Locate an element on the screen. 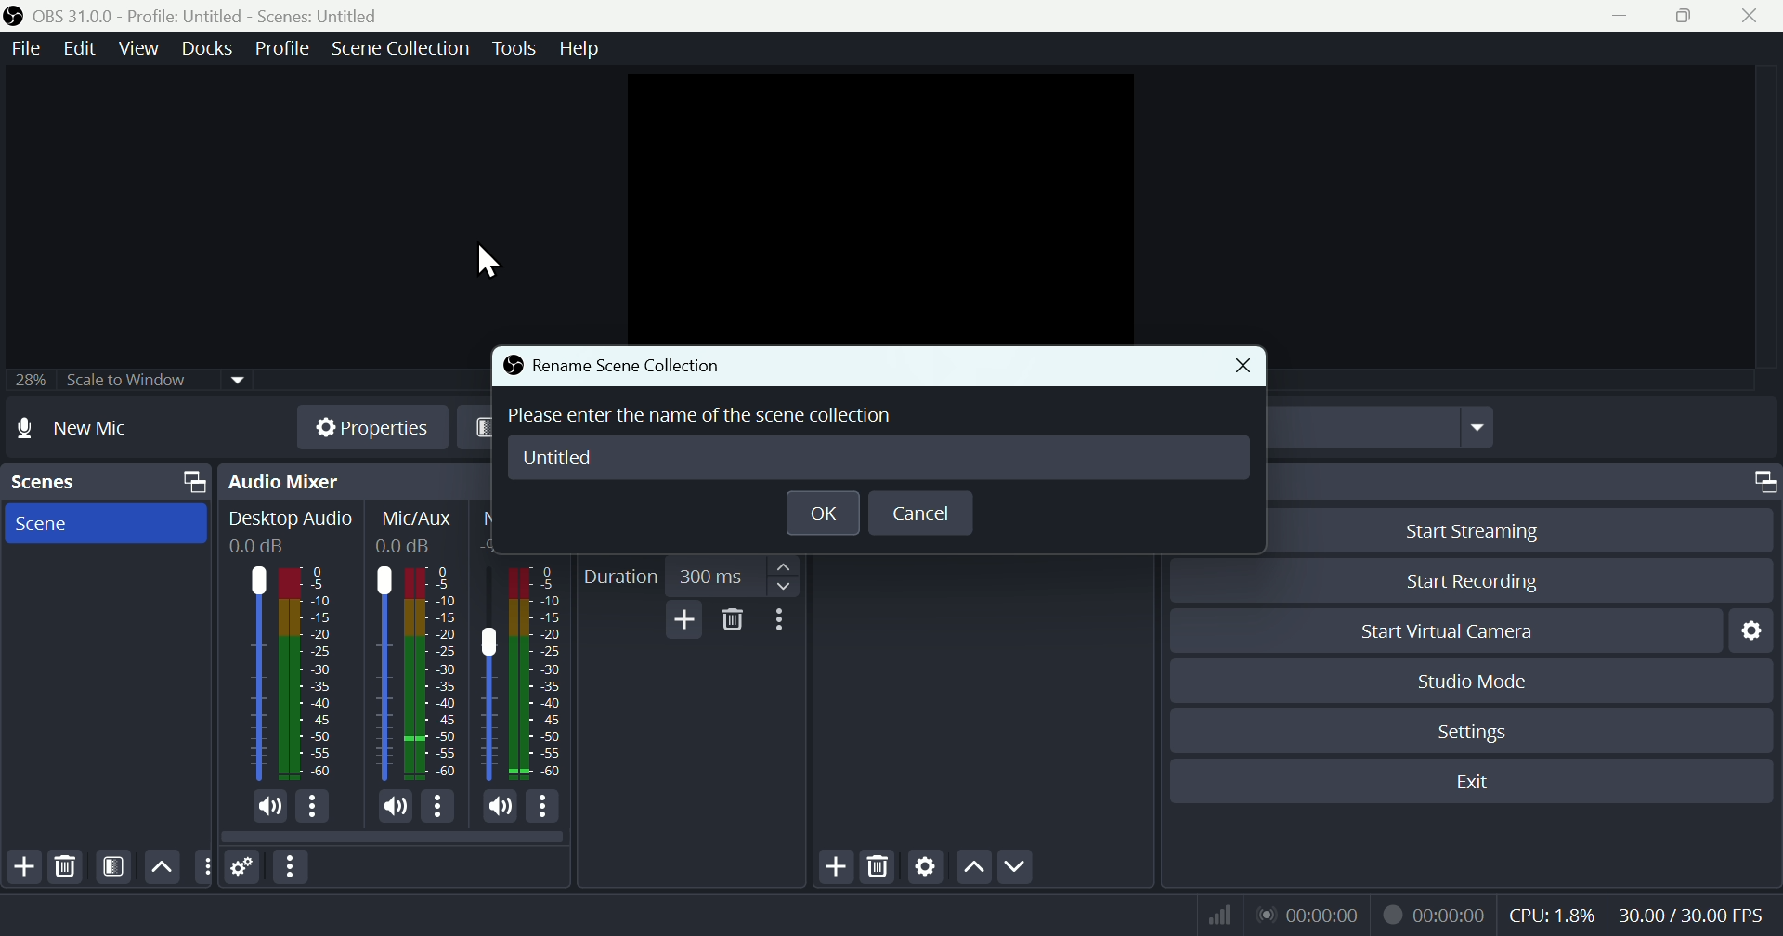 This screenshot has height=936, width=1783. Duration 300 millisecond  is located at coordinates (689, 573).